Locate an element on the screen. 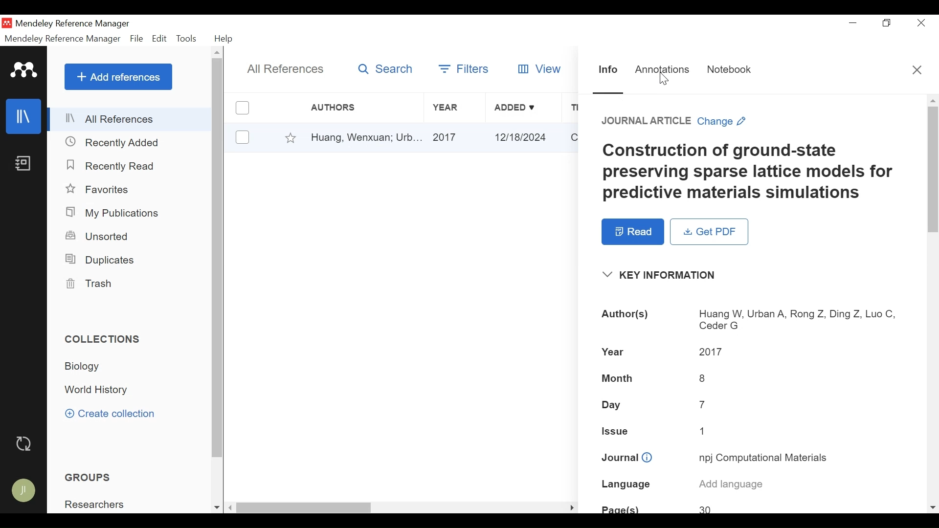 This screenshot has height=528, width=939. Horizontal Scroll bar is located at coordinates (304, 508).